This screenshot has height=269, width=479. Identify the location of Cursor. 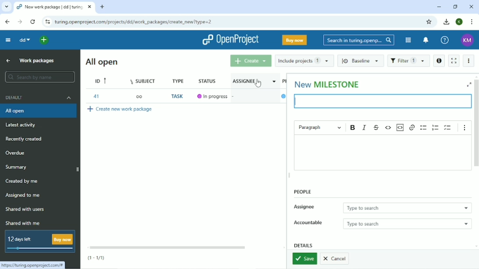
(257, 83).